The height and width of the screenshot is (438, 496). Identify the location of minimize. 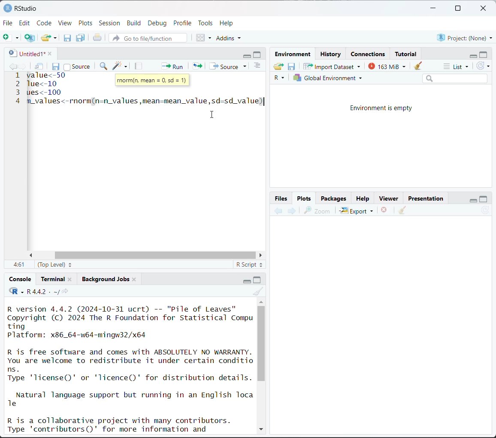
(247, 55).